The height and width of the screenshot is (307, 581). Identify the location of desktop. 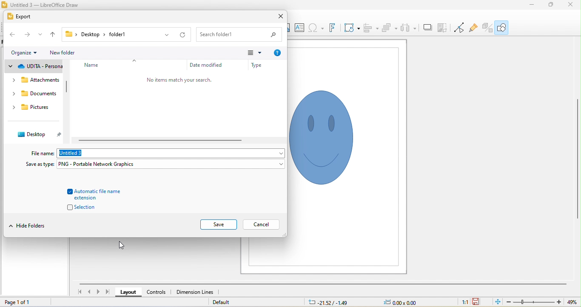
(31, 135).